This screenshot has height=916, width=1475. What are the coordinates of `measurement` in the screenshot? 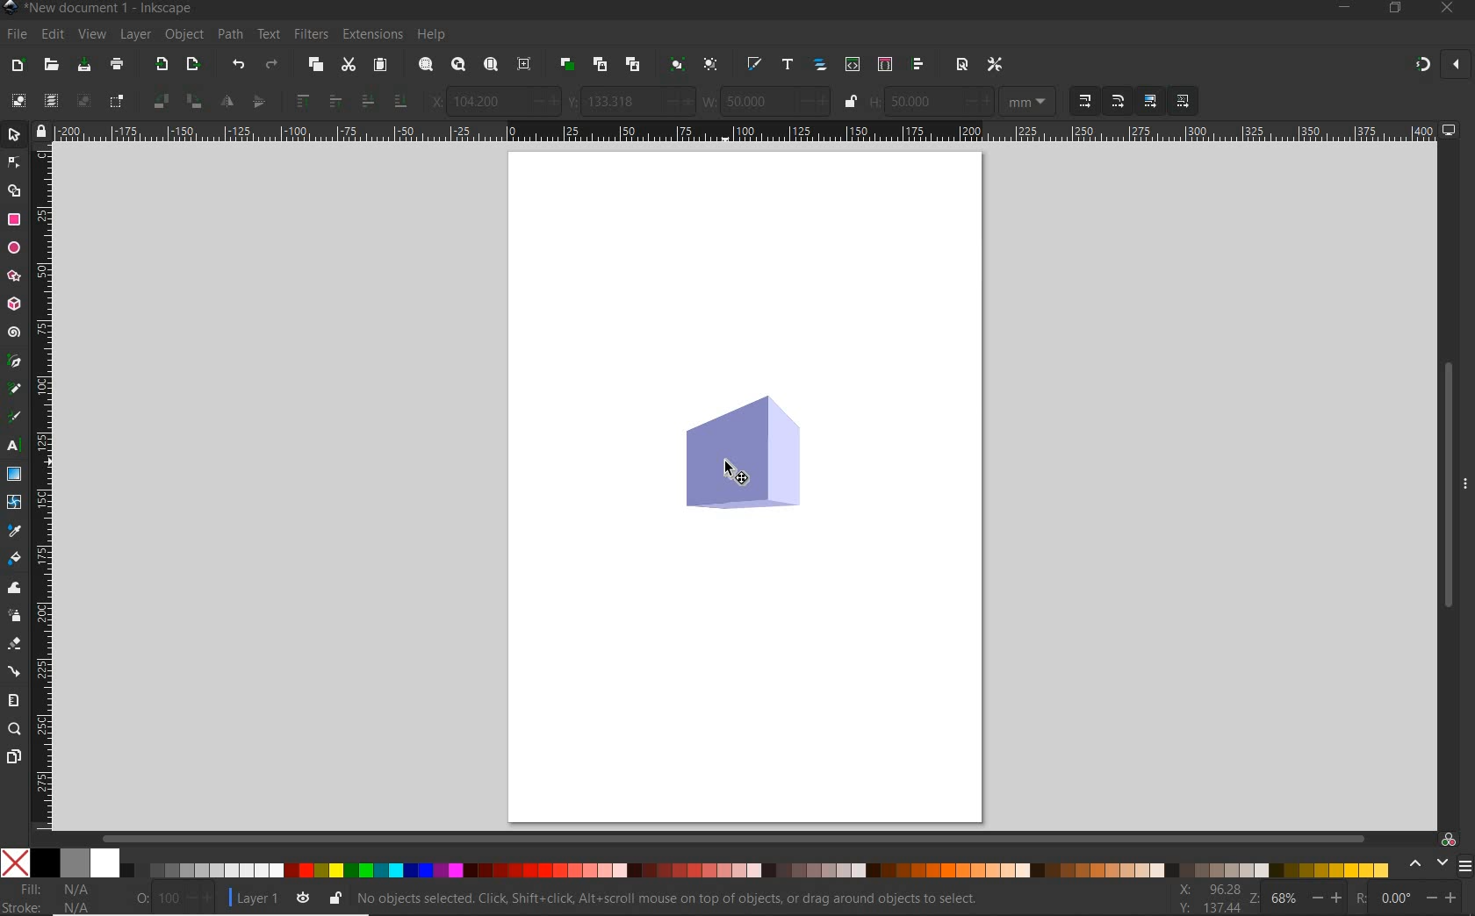 It's located at (1030, 103).